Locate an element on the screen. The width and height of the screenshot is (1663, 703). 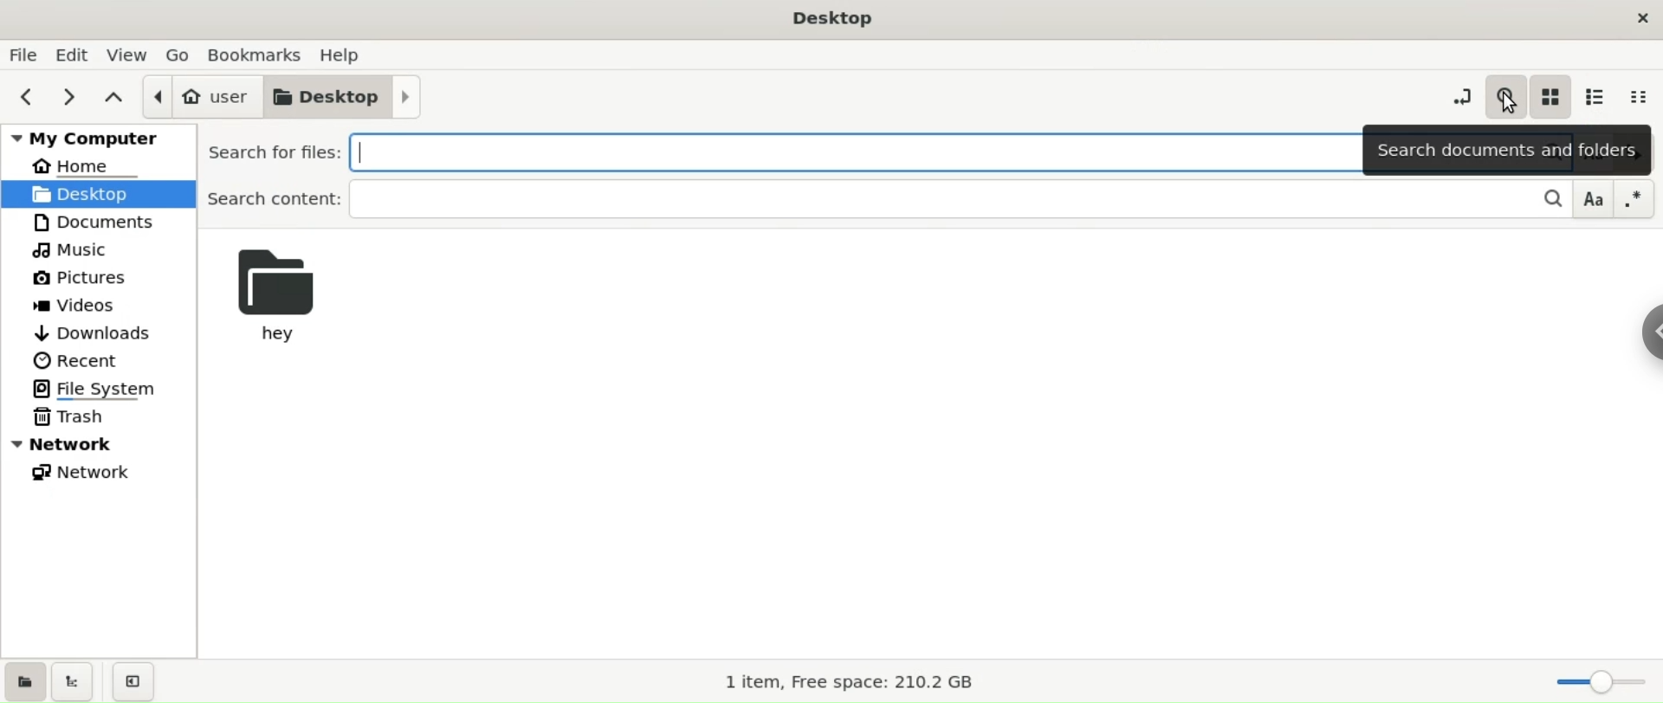
search documents and folders is located at coordinates (1510, 150).